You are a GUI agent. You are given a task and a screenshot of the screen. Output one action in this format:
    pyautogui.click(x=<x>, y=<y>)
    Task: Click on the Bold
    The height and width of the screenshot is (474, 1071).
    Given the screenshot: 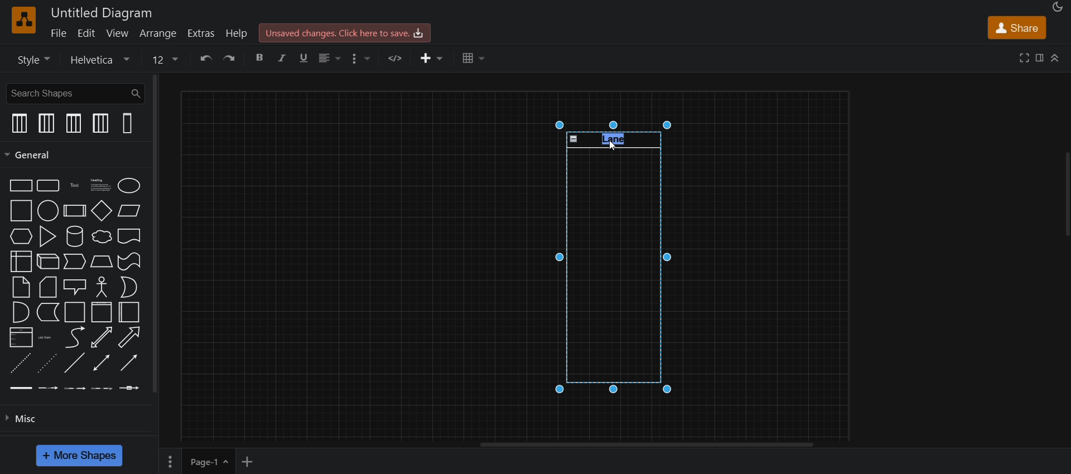 What is the action you would take?
    pyautogui.click(x=263, y=57)
    